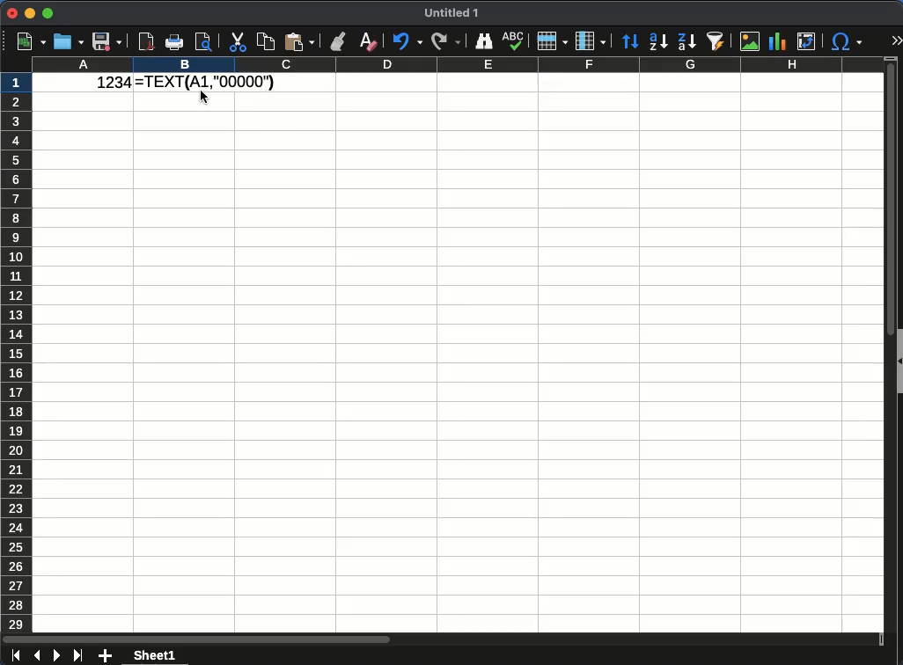  What do you see at coordinates (657, 41) in the screenshot?
I see `ascending` at bounding box center [657, 41].